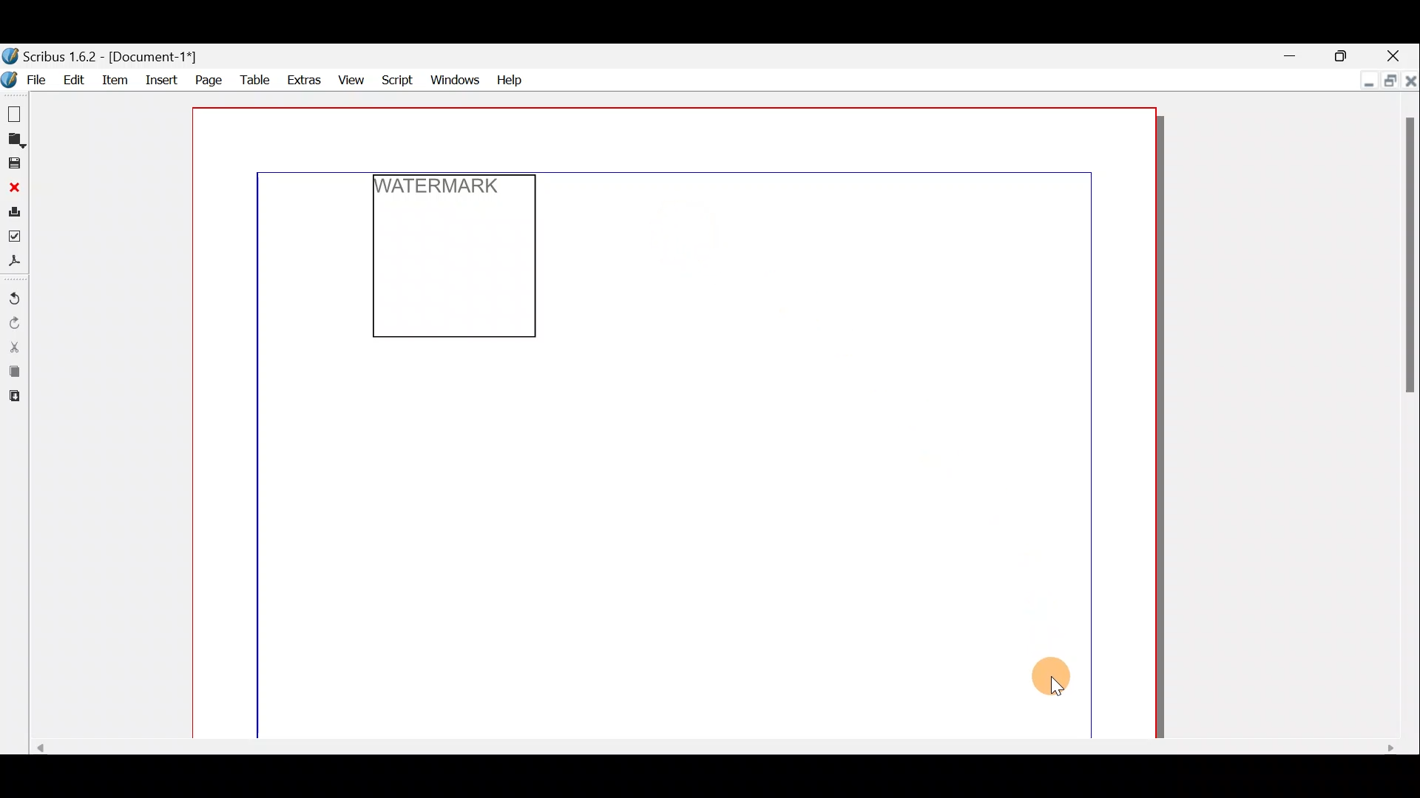 The image size is (1420, 798). I want to click on View, so click(351, 79).